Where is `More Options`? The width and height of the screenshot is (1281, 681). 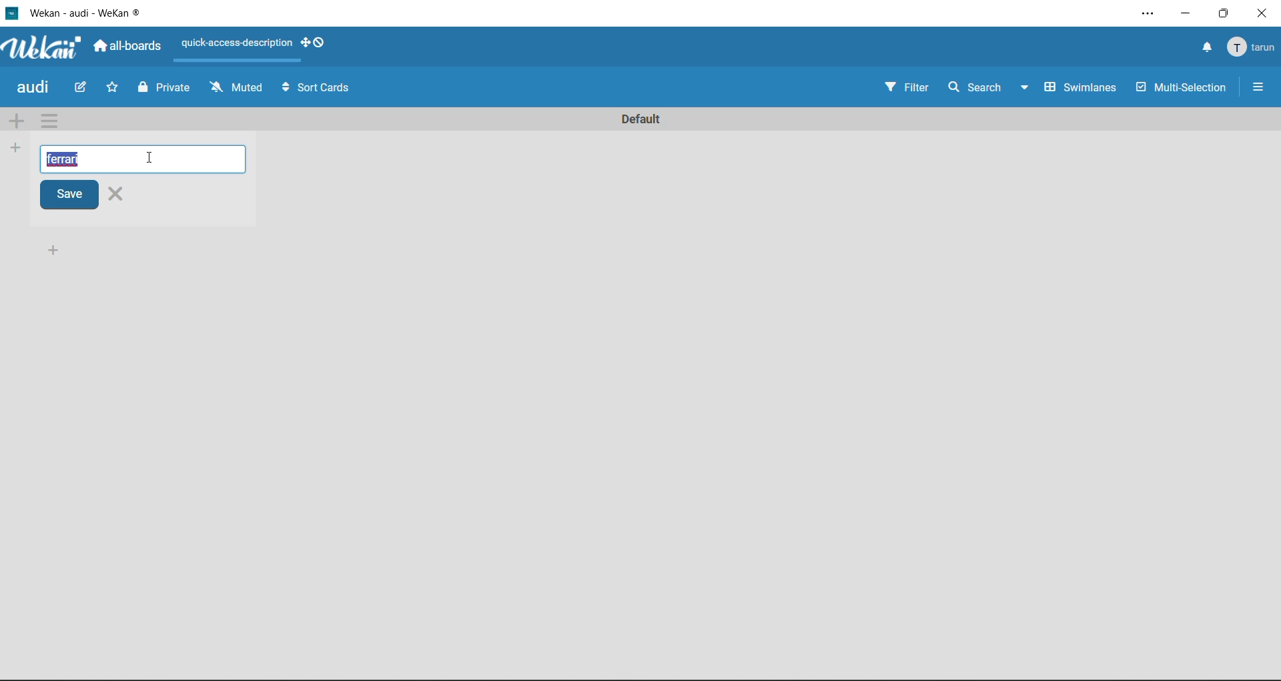 More Options is located at coordinates (1256, 85).